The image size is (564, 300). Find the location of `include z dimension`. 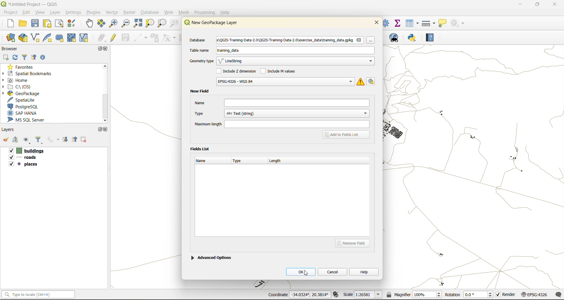

include z dimension is located at coordinates (237, 72).